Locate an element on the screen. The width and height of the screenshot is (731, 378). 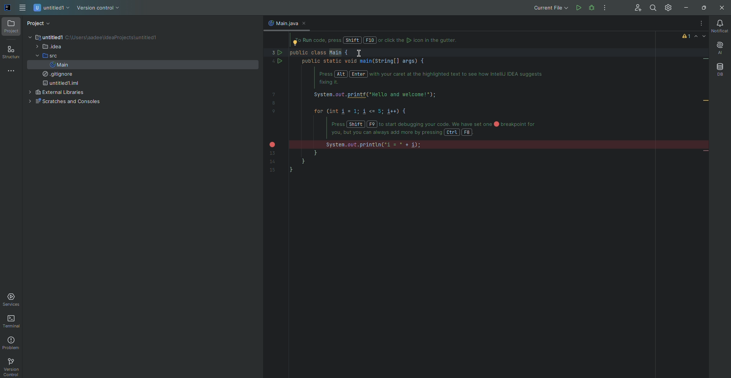
External Libraries is located at coordinates (55, 93).